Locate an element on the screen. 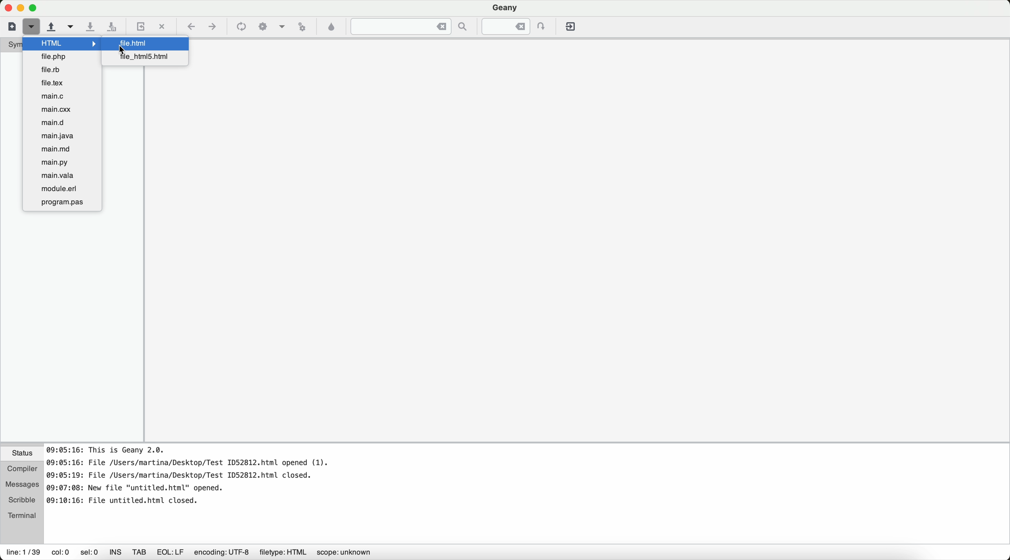  open a recent file is located at coordinates (70, 27).